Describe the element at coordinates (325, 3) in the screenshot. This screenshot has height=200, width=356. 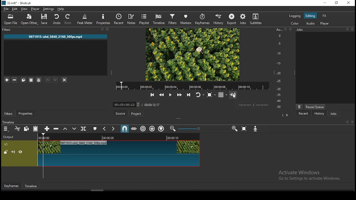
I see `minimize` at that location.